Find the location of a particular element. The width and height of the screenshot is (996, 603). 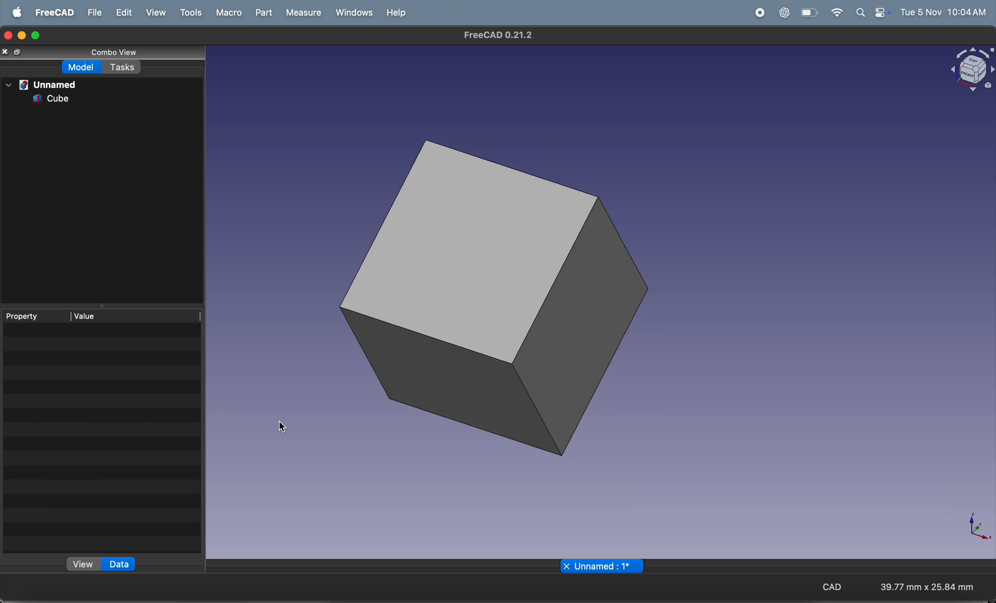

aspect ratio is located at coordinates (924, 586).